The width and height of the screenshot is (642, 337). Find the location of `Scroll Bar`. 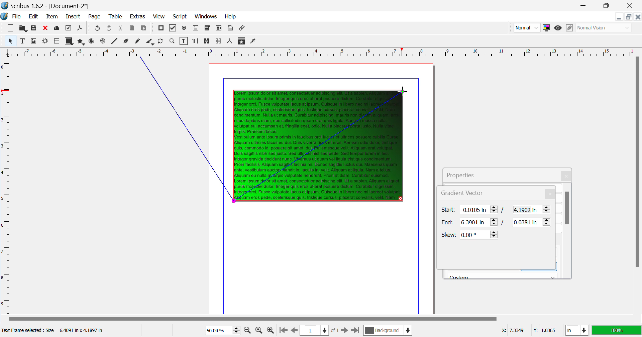

Scroll Bar is located at coordinates (638, 185).